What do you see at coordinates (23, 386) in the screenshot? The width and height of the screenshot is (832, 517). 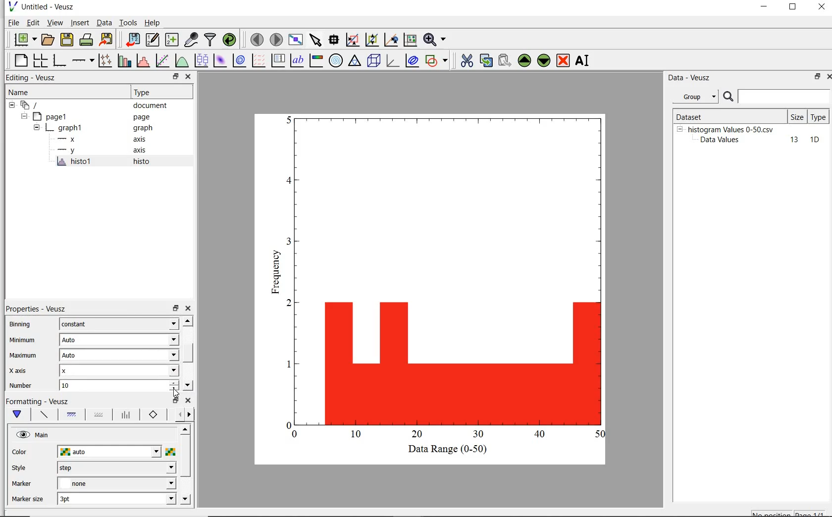 I see `Number` at bounding box center [23, 386].